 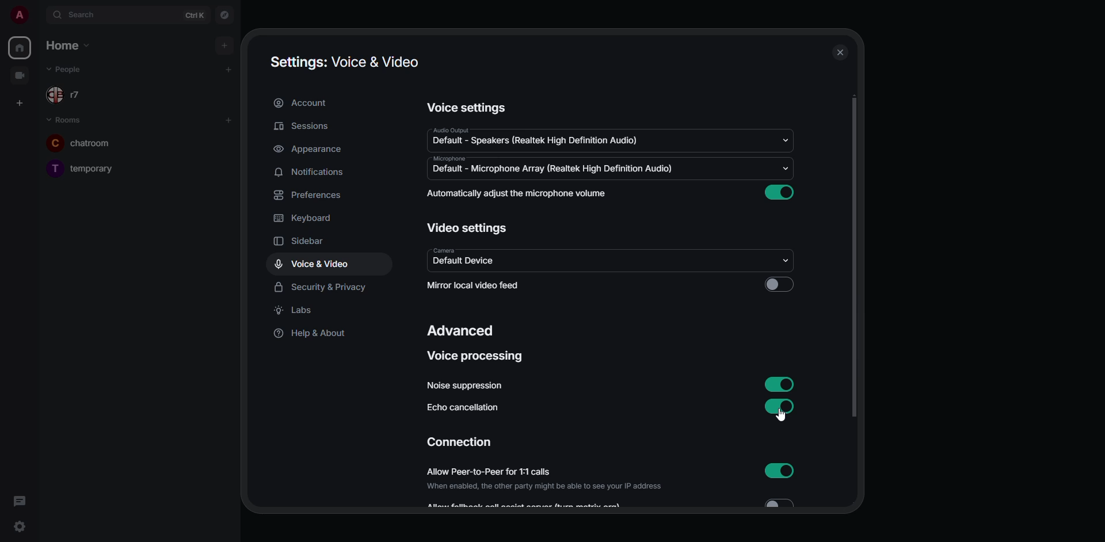 I want to click on quick settings, so click(x=21, y=526).